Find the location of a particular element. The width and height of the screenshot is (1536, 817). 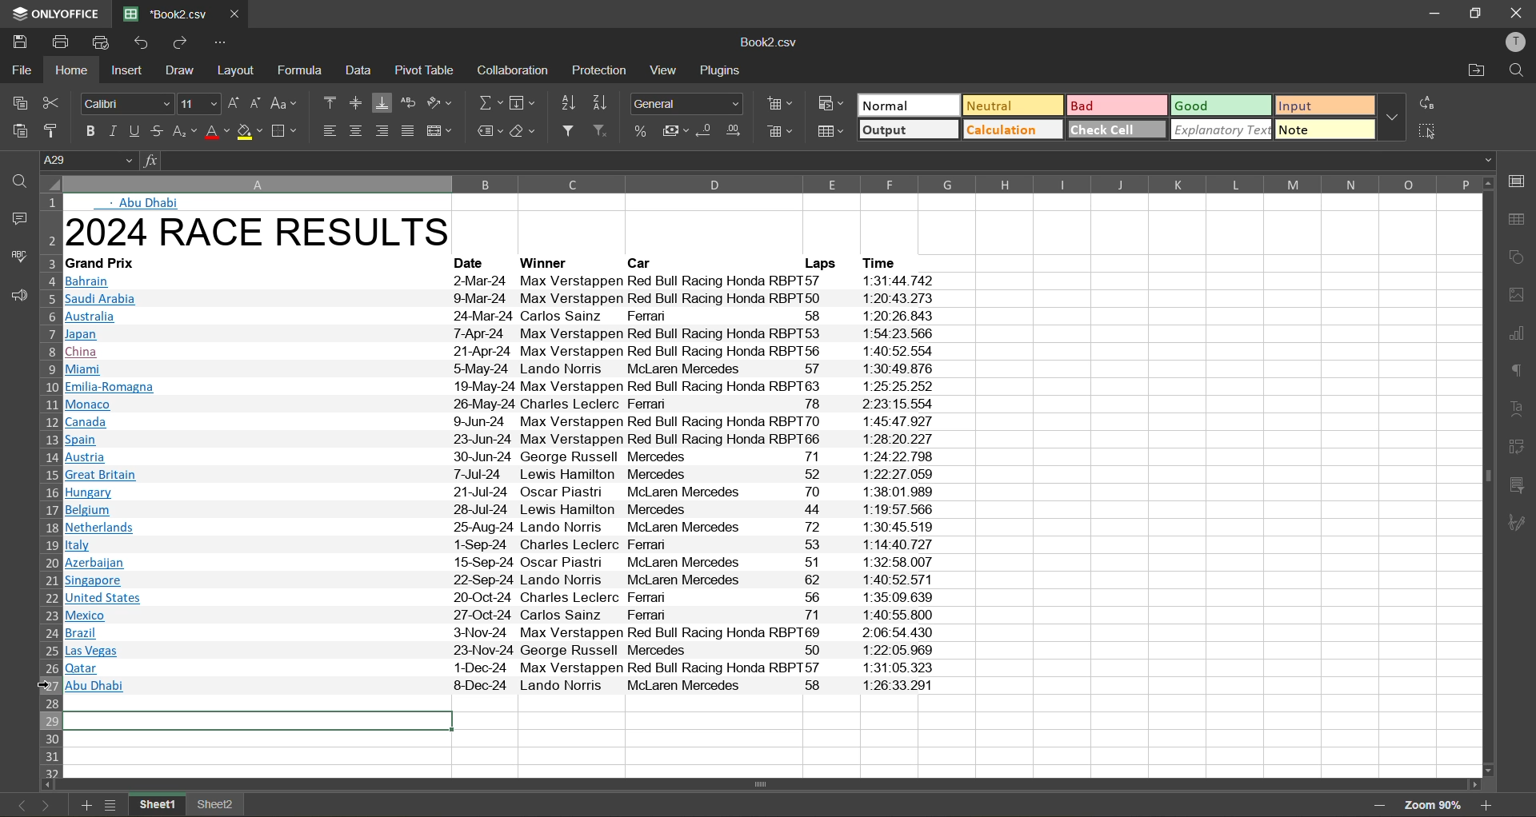

text info is located at coordinates (476, 264).